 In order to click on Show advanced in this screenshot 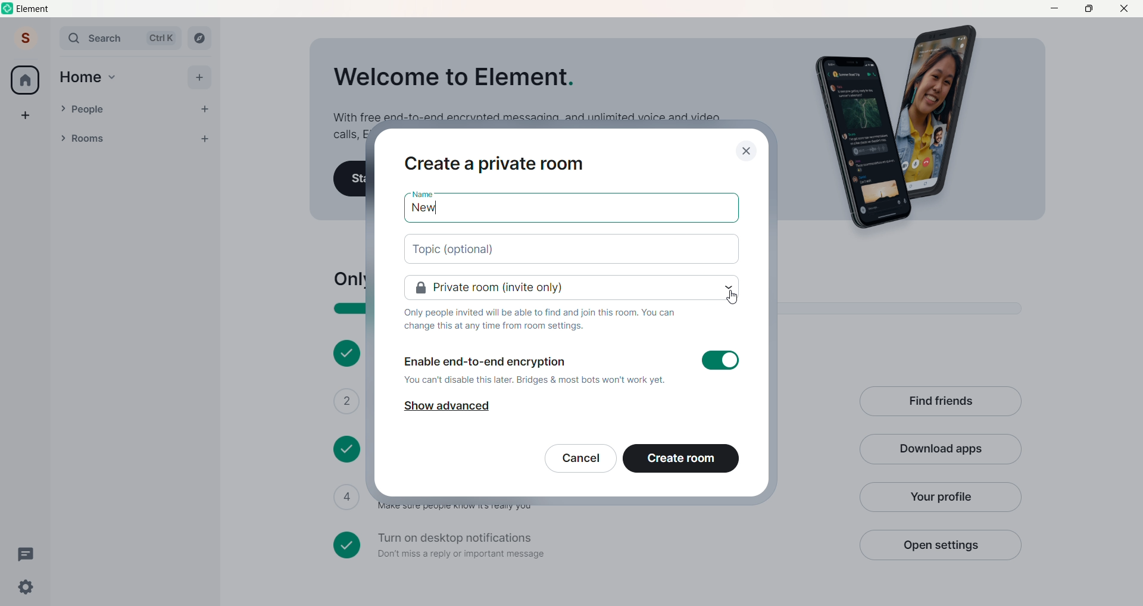, I will do `click(446, 407)`.